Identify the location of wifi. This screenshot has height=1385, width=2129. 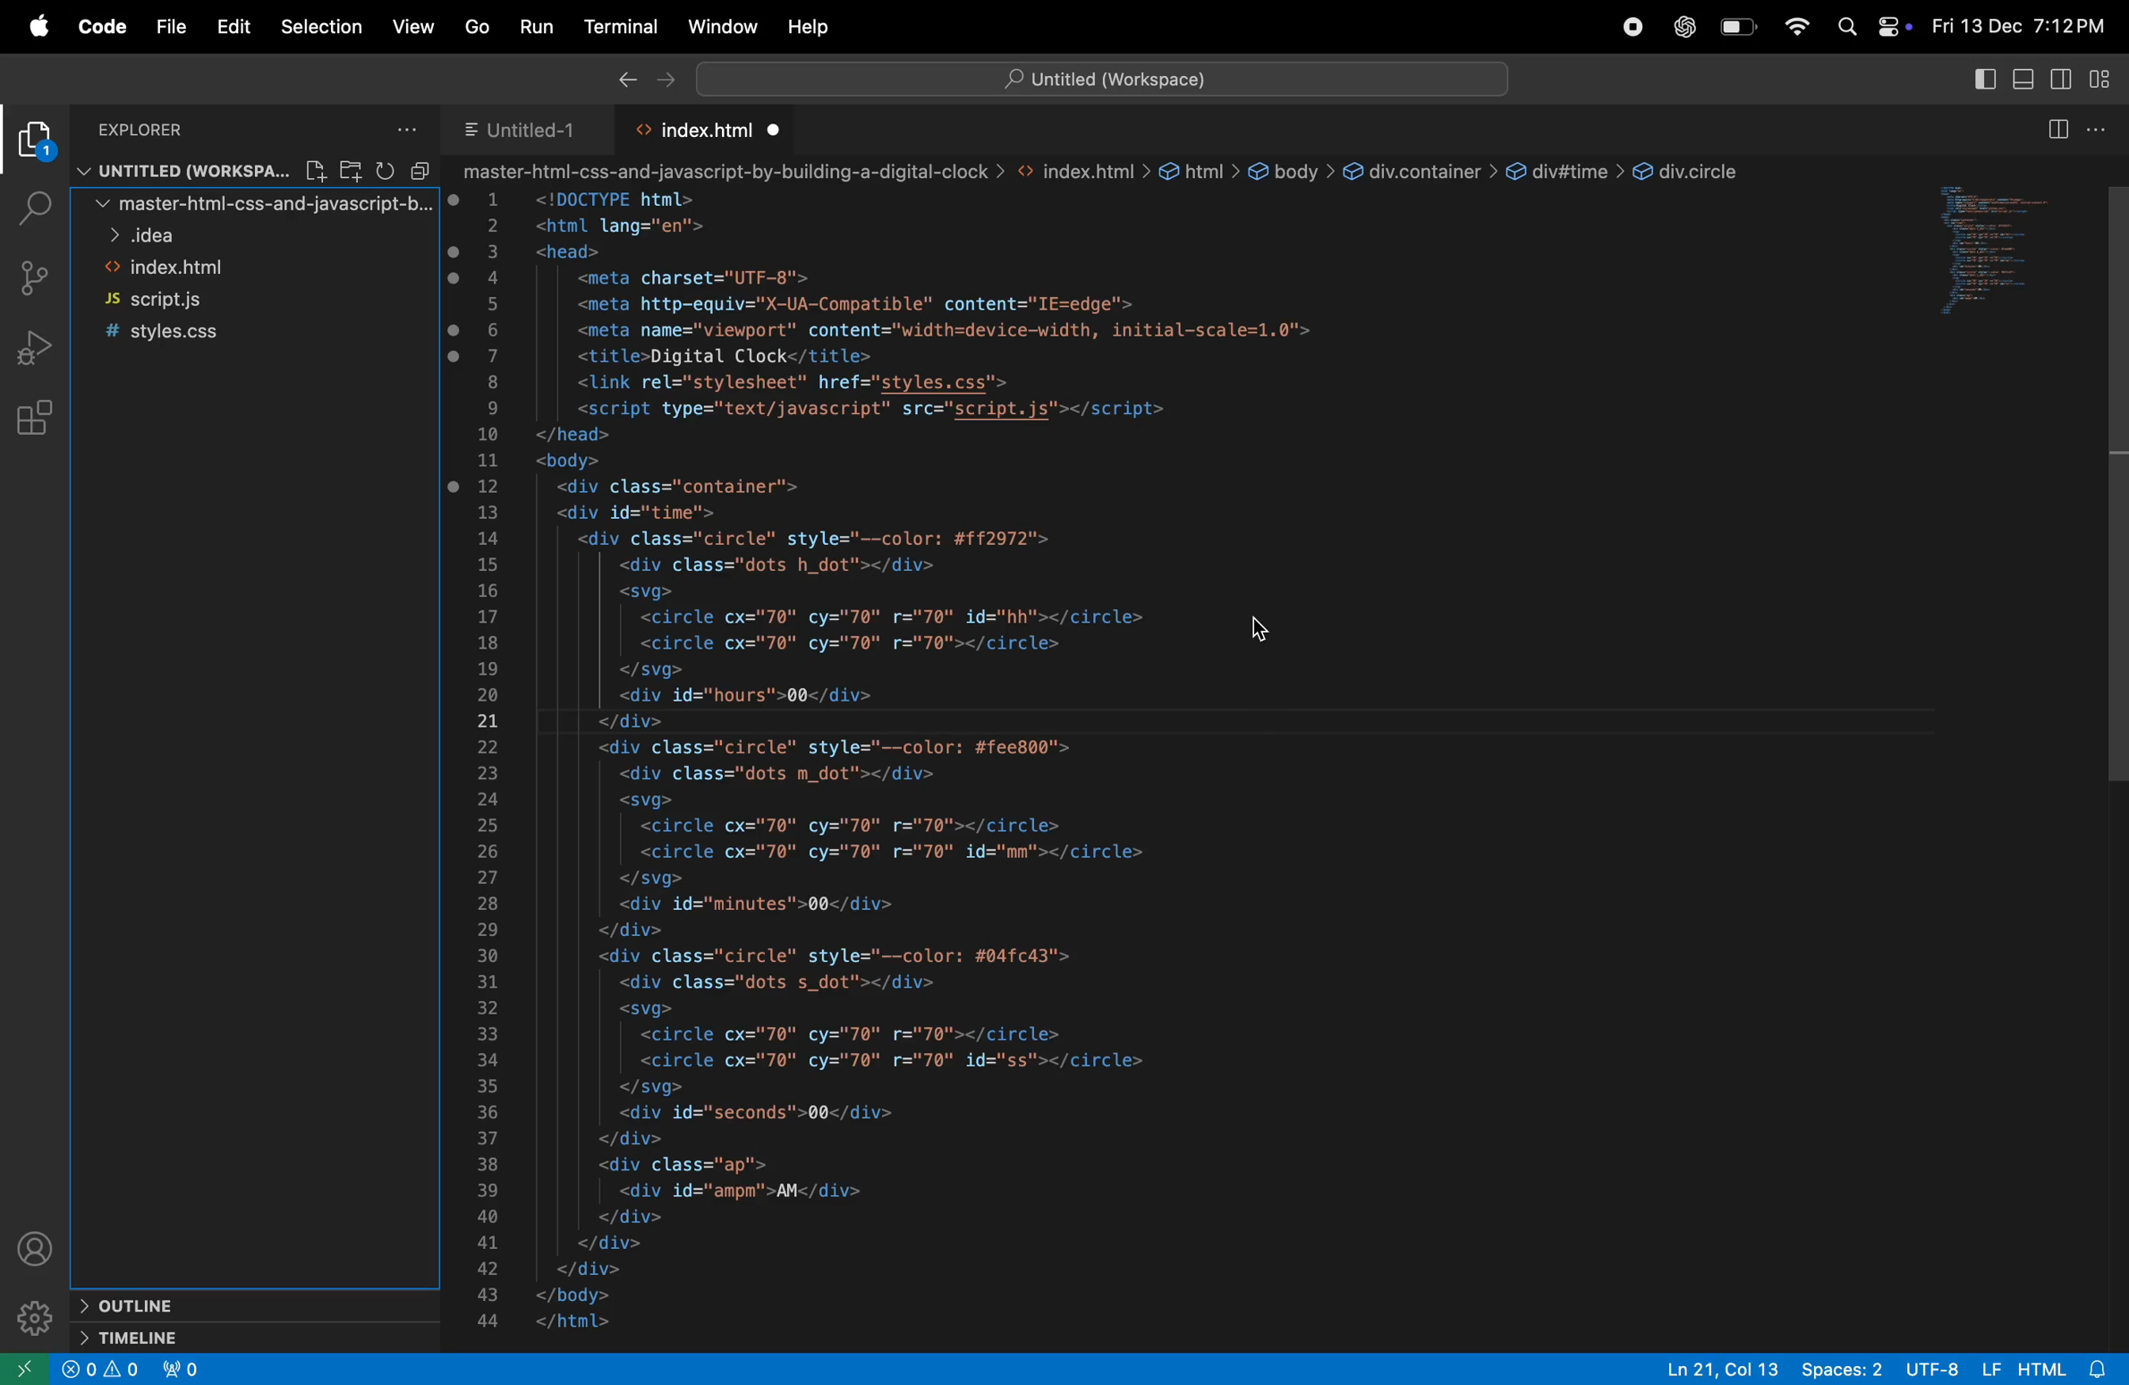
(1795, 27).